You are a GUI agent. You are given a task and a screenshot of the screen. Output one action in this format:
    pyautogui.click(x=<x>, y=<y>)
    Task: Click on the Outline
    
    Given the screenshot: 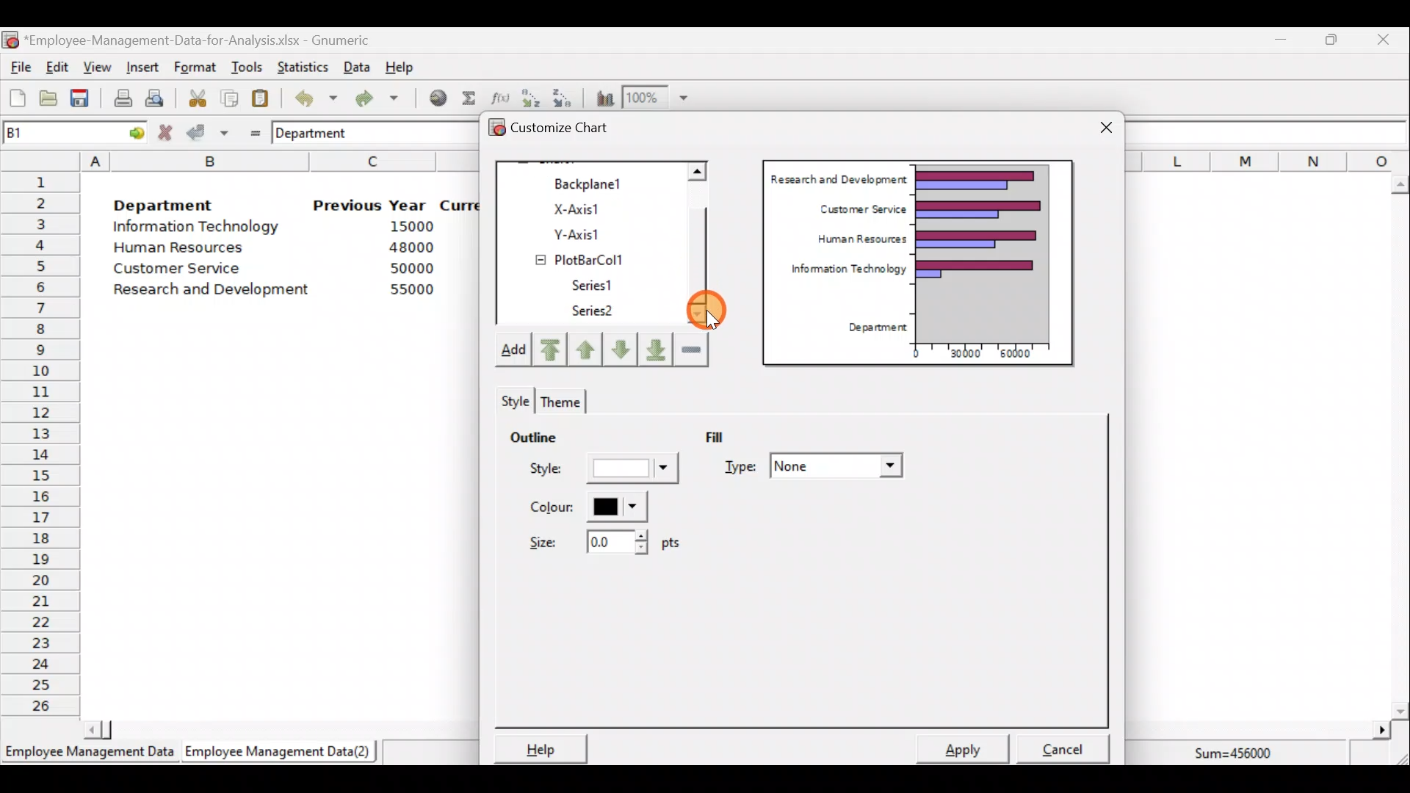 What is the action you would take?
    pyautogui.click(x=533, y=435)
    